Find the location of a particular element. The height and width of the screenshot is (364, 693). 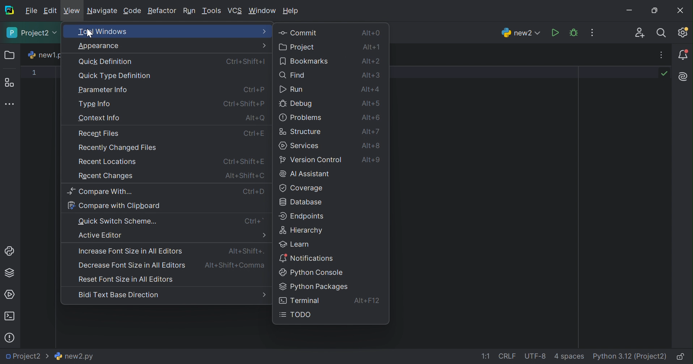

AI Assistant is located at coordinates (305, 174).